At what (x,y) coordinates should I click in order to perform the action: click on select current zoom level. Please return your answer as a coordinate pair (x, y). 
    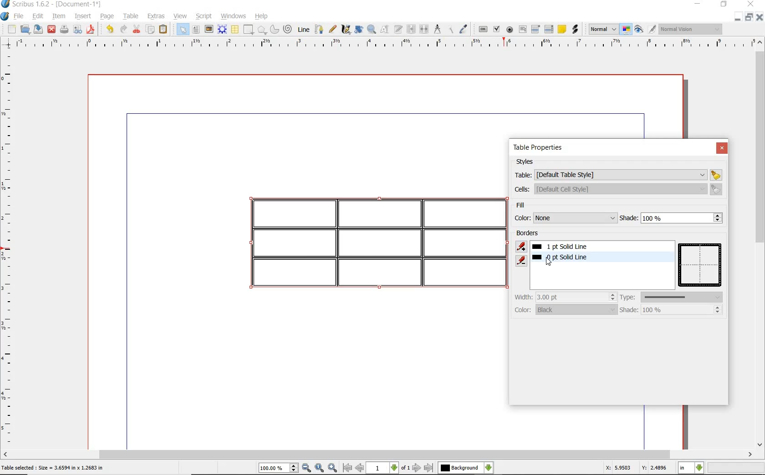
    Looking at the image, I should click on (279, 468).